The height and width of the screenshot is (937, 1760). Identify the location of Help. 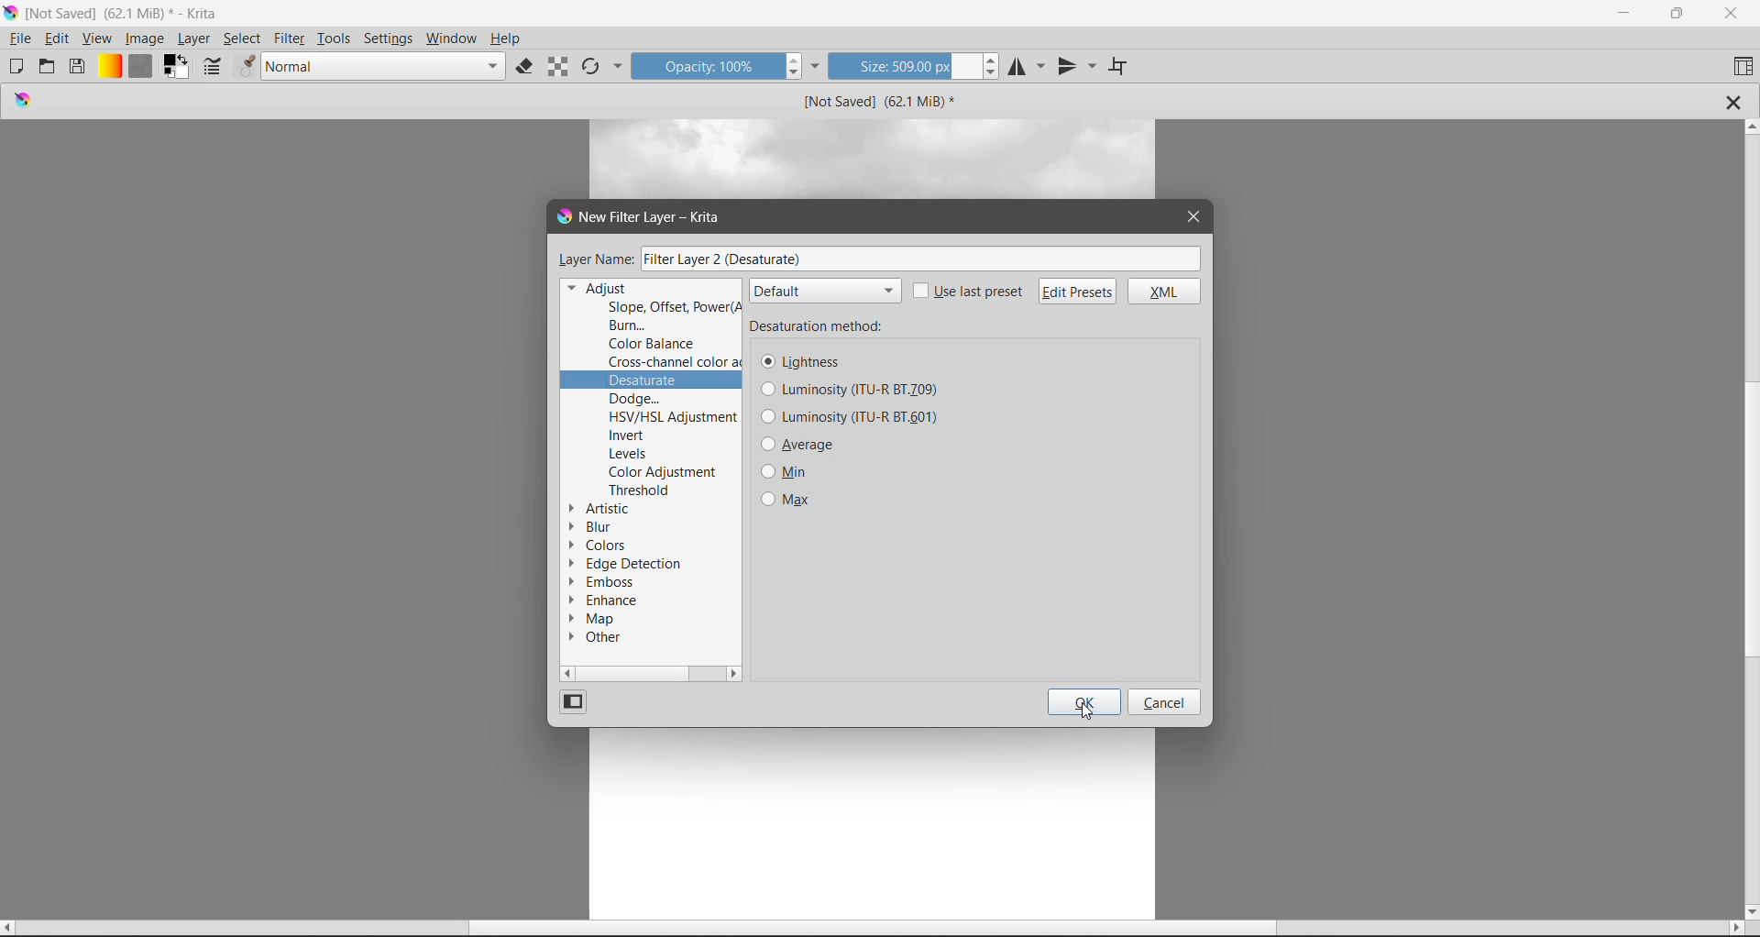
(505, 39).